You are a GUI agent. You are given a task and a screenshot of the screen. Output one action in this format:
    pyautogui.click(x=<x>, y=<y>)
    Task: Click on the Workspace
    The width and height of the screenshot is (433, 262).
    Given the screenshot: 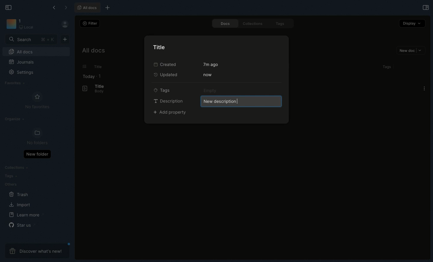 What is the action you would take?
    pyautogui.click(x=29, y=25)
    